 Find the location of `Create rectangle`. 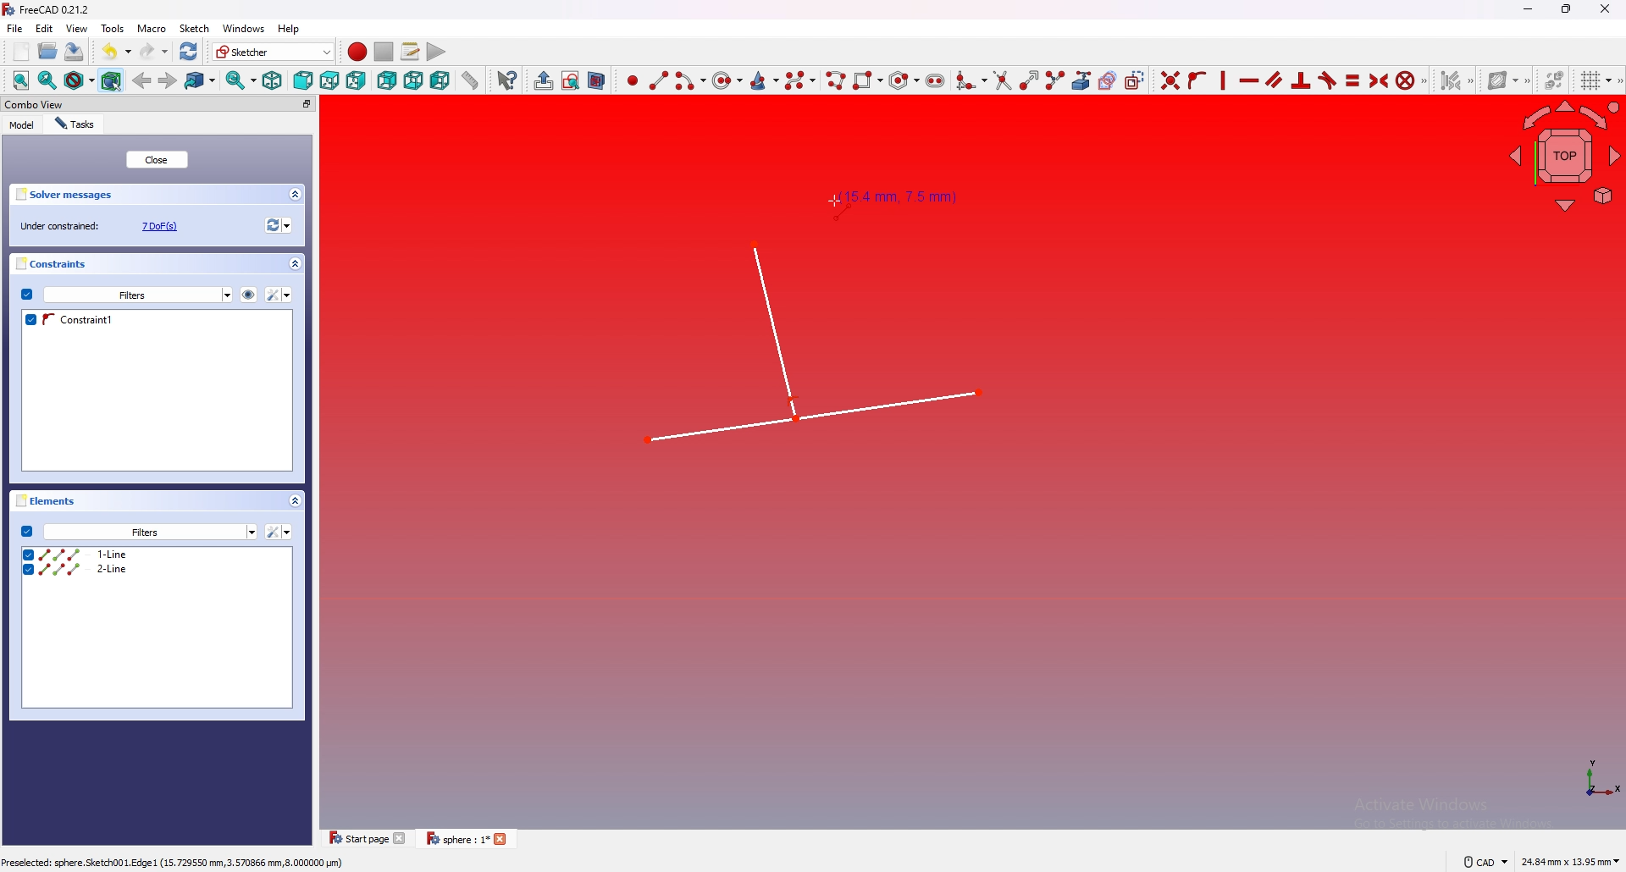

Create rectangle is located at coordinates (866, 79).